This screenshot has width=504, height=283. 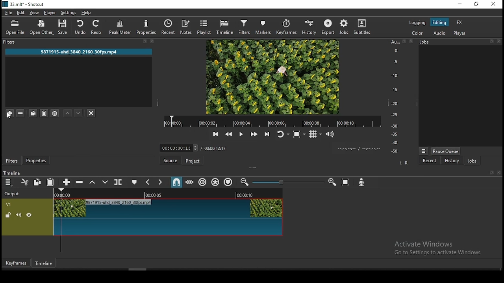 What do you see at coordinates (205, 27) in the screenshot?
I see `playlist` at bounding box center [205, 27].